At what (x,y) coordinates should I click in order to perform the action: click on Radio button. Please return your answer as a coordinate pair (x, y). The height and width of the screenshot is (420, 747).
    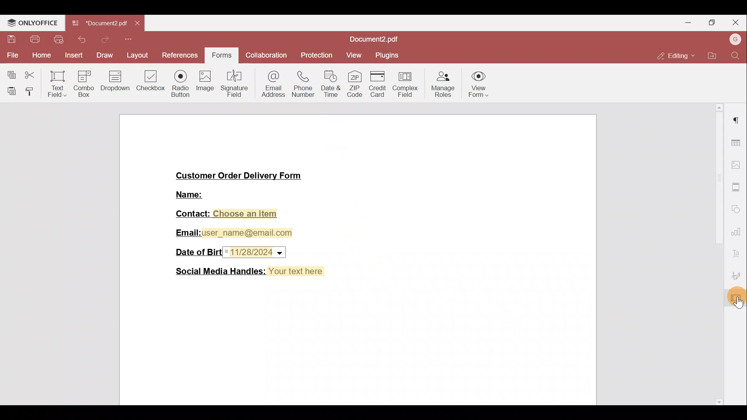
    Looking at the image, I should click on (180, 82).